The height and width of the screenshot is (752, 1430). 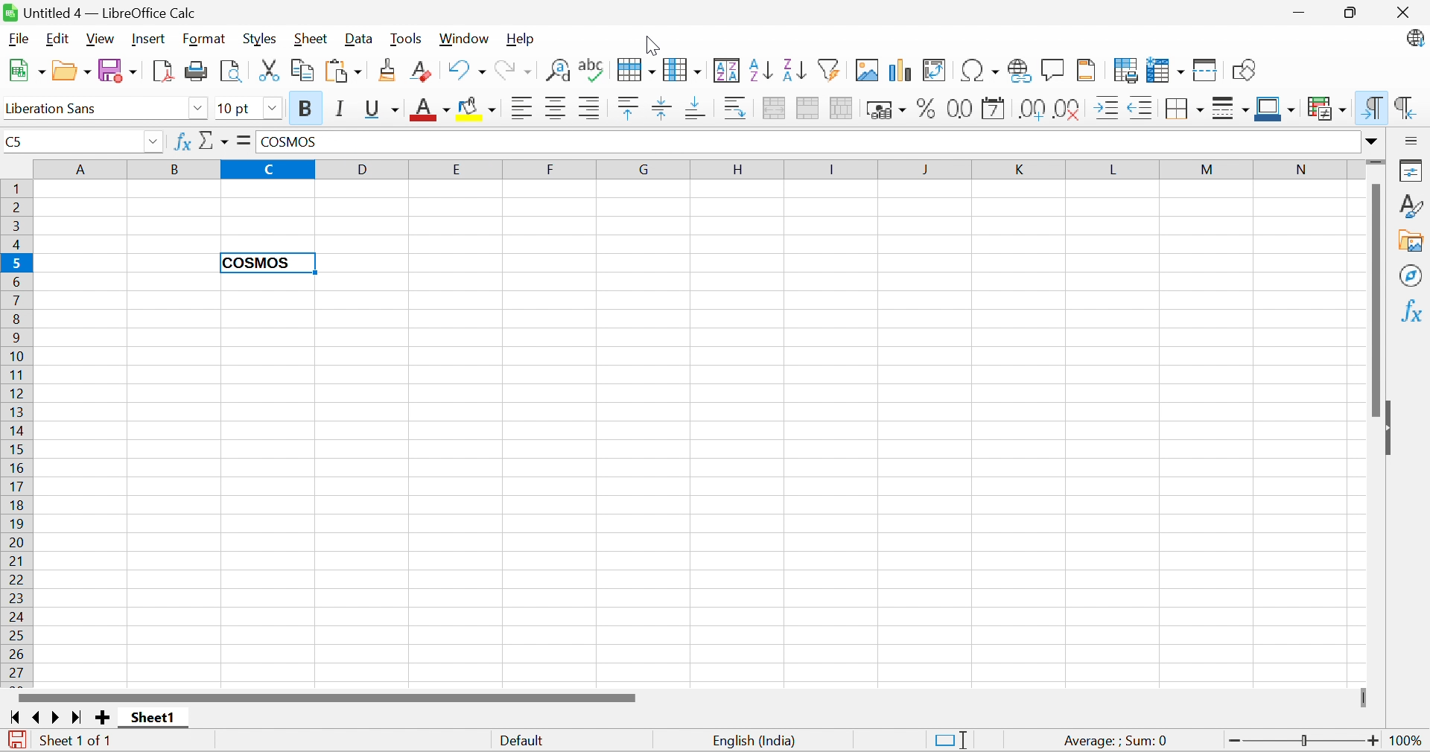 What do you see at coordinates (1413, 172) in the screenshot?
I see `Properties` at bounding box center [1413, 172].